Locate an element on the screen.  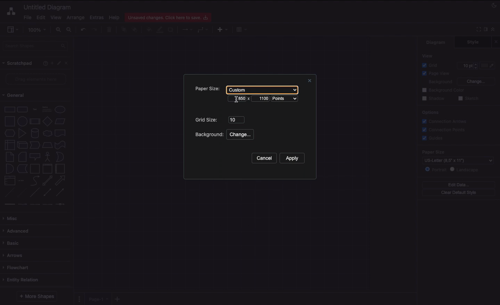
connector 5 is located at coordinates (61, 204).